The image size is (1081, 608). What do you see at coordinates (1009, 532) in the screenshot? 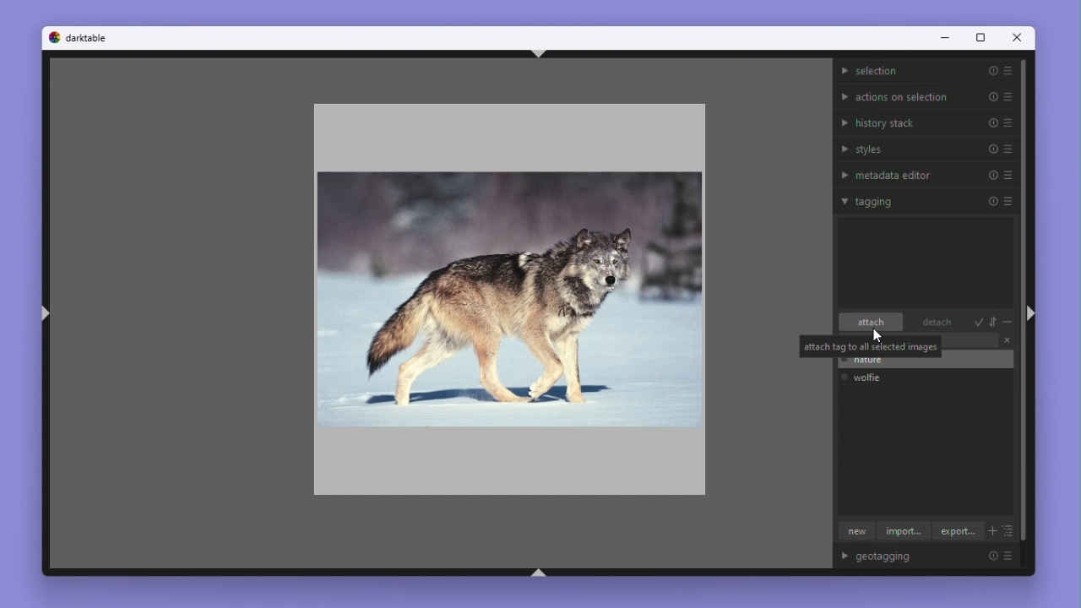
I see `list` at bounding box center [1009, 532].